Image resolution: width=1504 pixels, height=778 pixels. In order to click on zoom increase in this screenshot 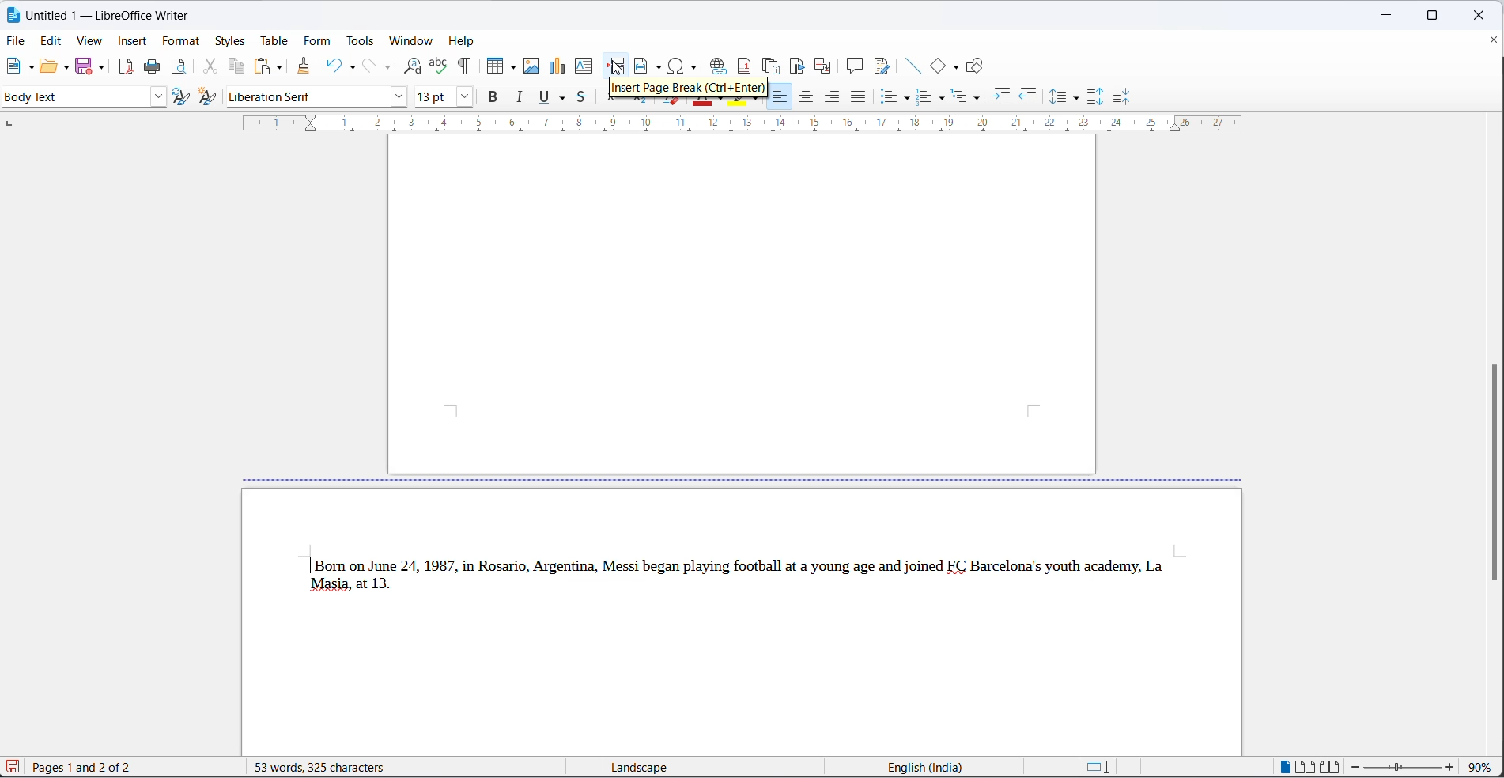, I will do `click(1451, 768)`.